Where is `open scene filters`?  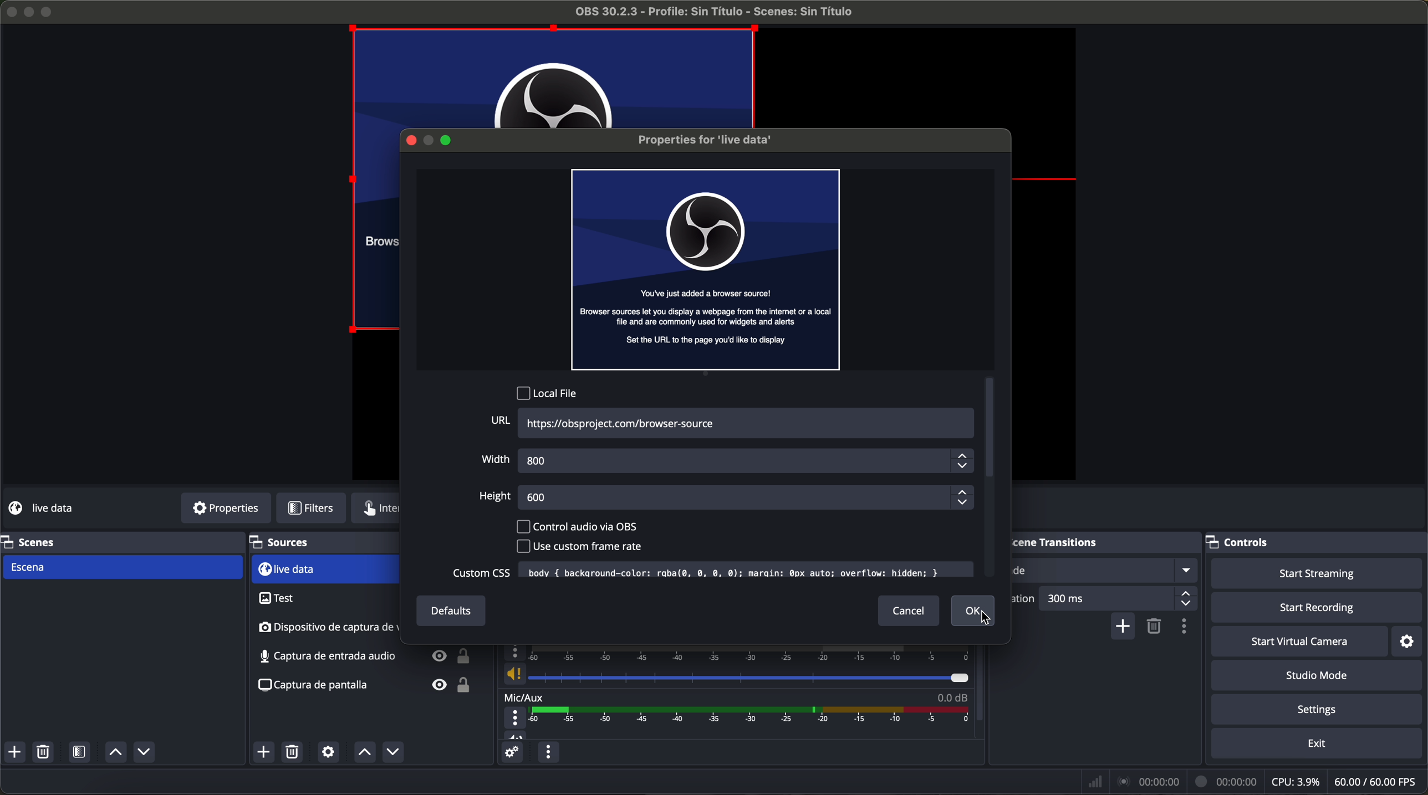 open scene filters is located at coordinates (79, 751).